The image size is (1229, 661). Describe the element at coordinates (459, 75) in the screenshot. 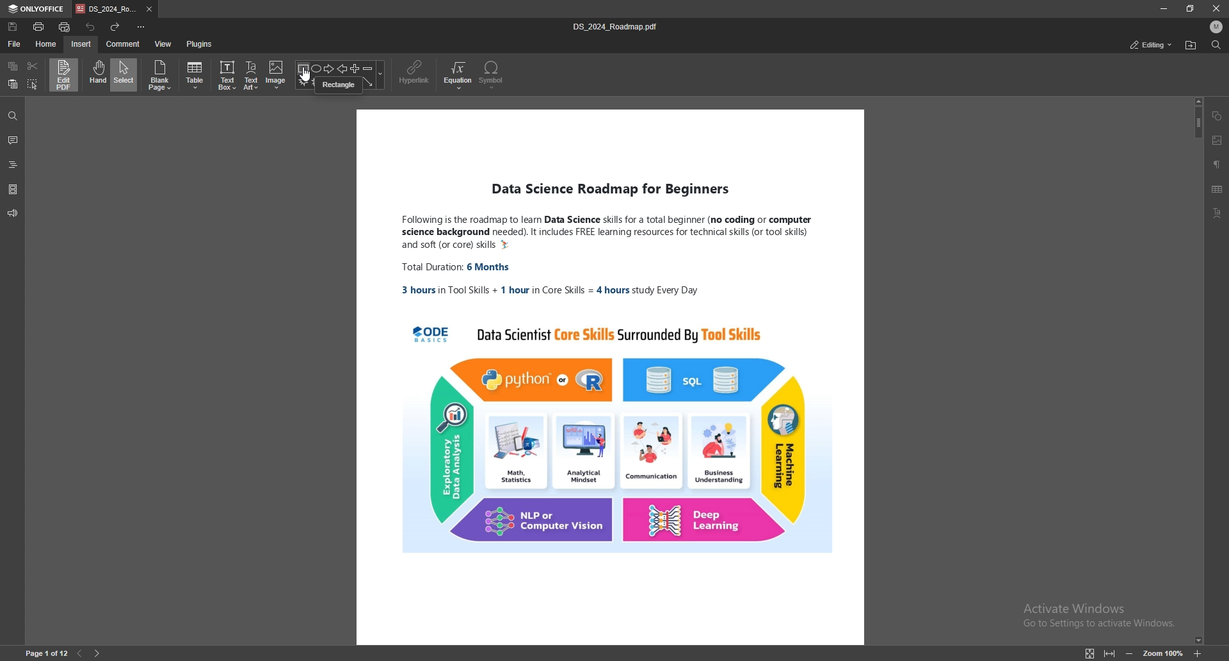

I see `equation` at that location.